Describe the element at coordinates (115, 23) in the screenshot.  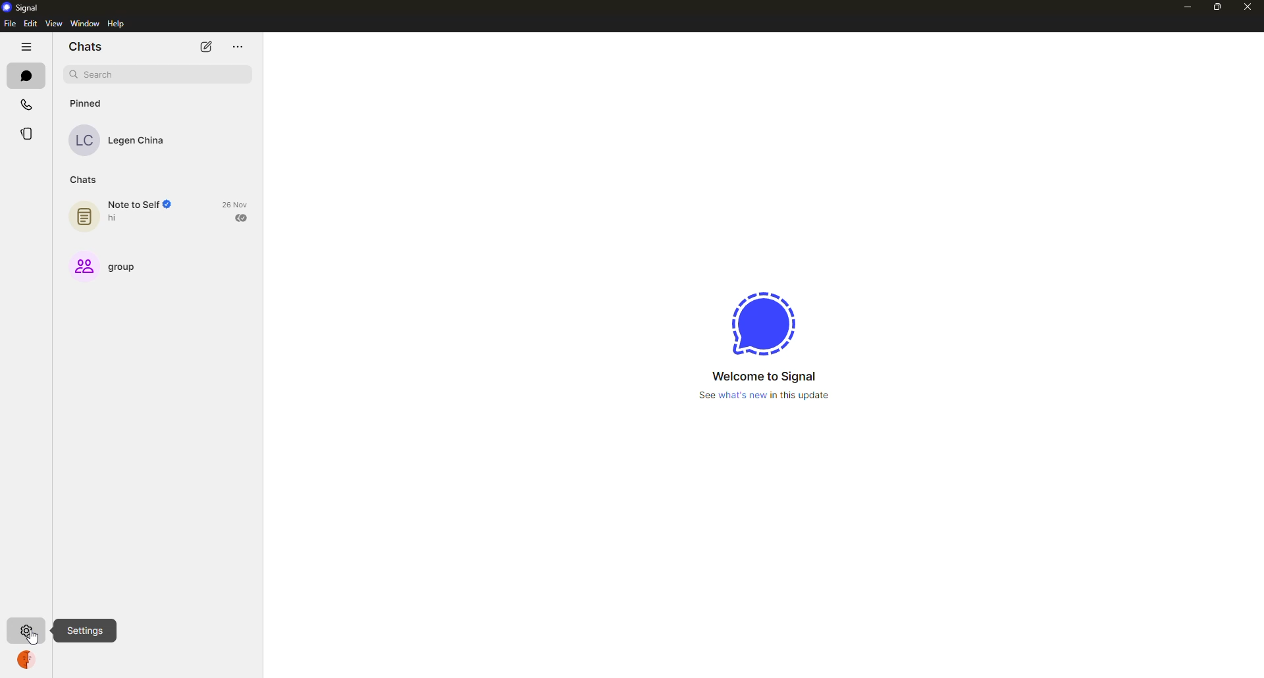
I see `help` at that location.